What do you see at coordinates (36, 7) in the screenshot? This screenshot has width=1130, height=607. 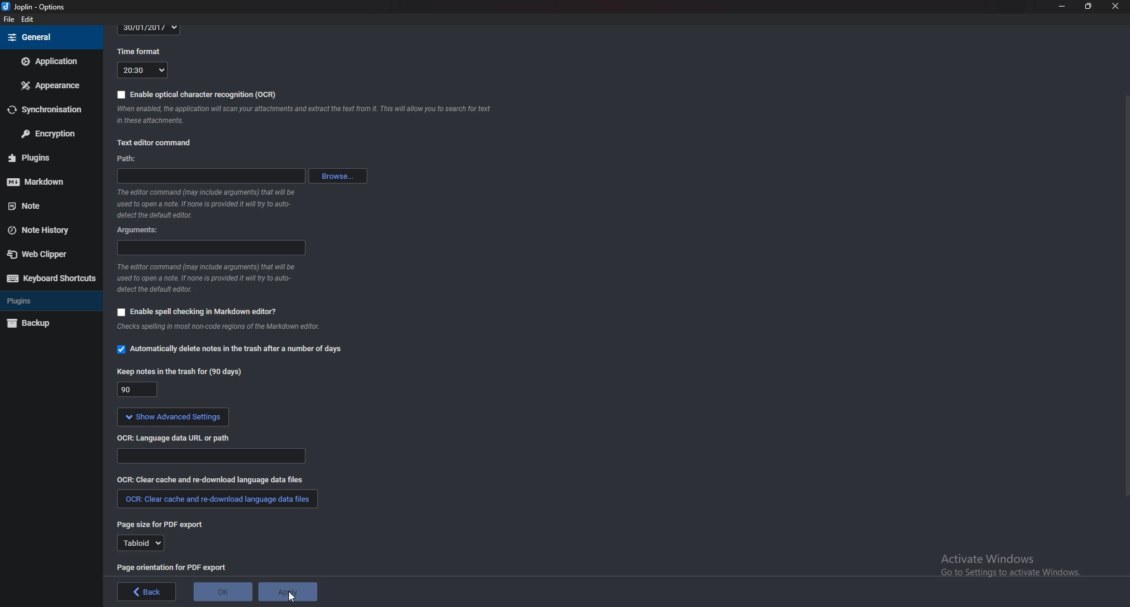 I see `joplin` at bounding box center [36, 7].